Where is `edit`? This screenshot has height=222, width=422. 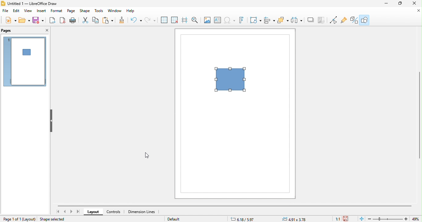 edit is located at coordinates (16, 11).